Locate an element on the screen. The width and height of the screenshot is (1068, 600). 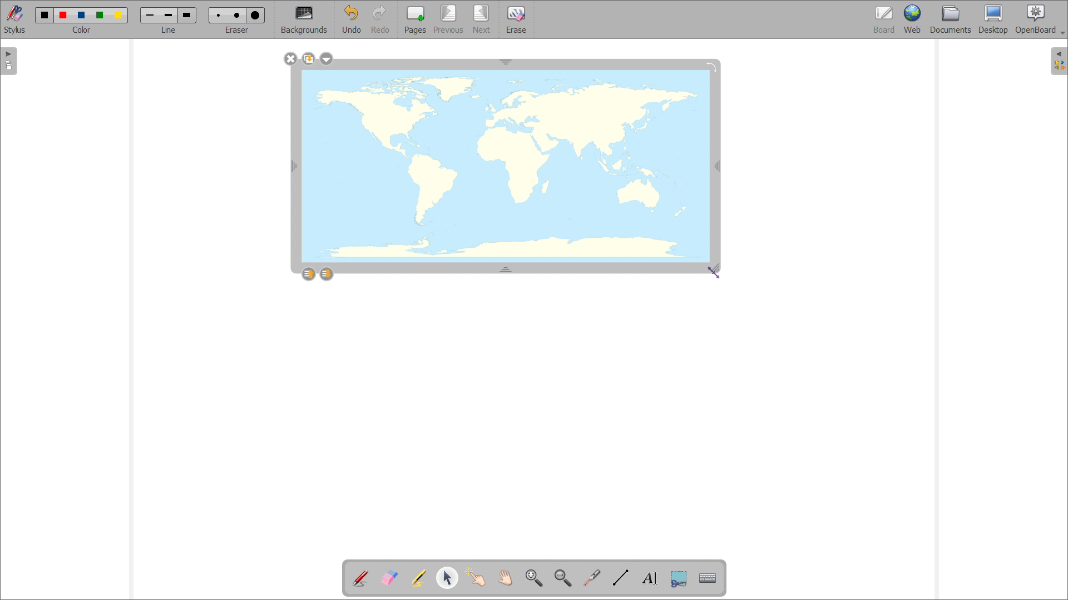
black is located at coordinates (45, 15).